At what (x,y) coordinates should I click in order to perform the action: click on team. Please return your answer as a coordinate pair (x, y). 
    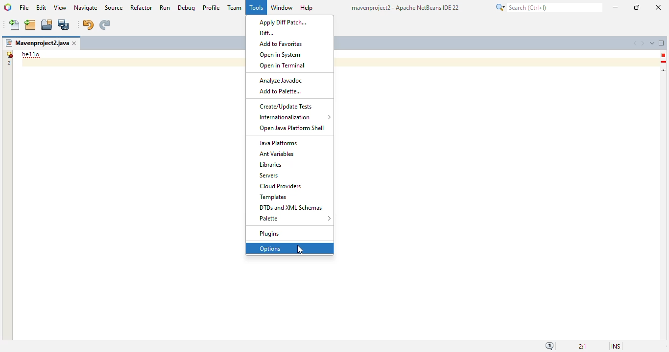
    Looking at the image, I should click on (235, 7).